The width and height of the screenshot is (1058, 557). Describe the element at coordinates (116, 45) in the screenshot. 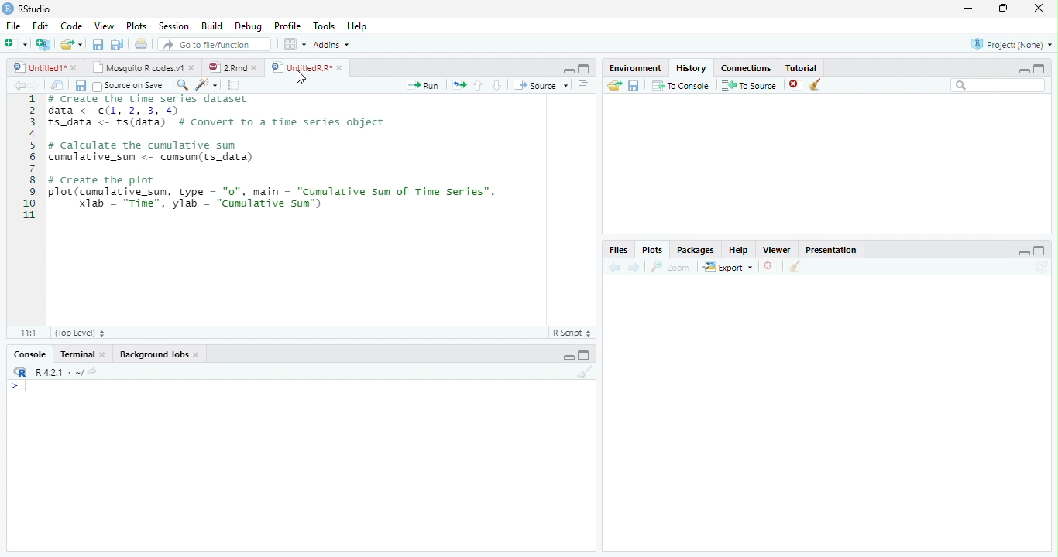

I see `Save all` at that location.